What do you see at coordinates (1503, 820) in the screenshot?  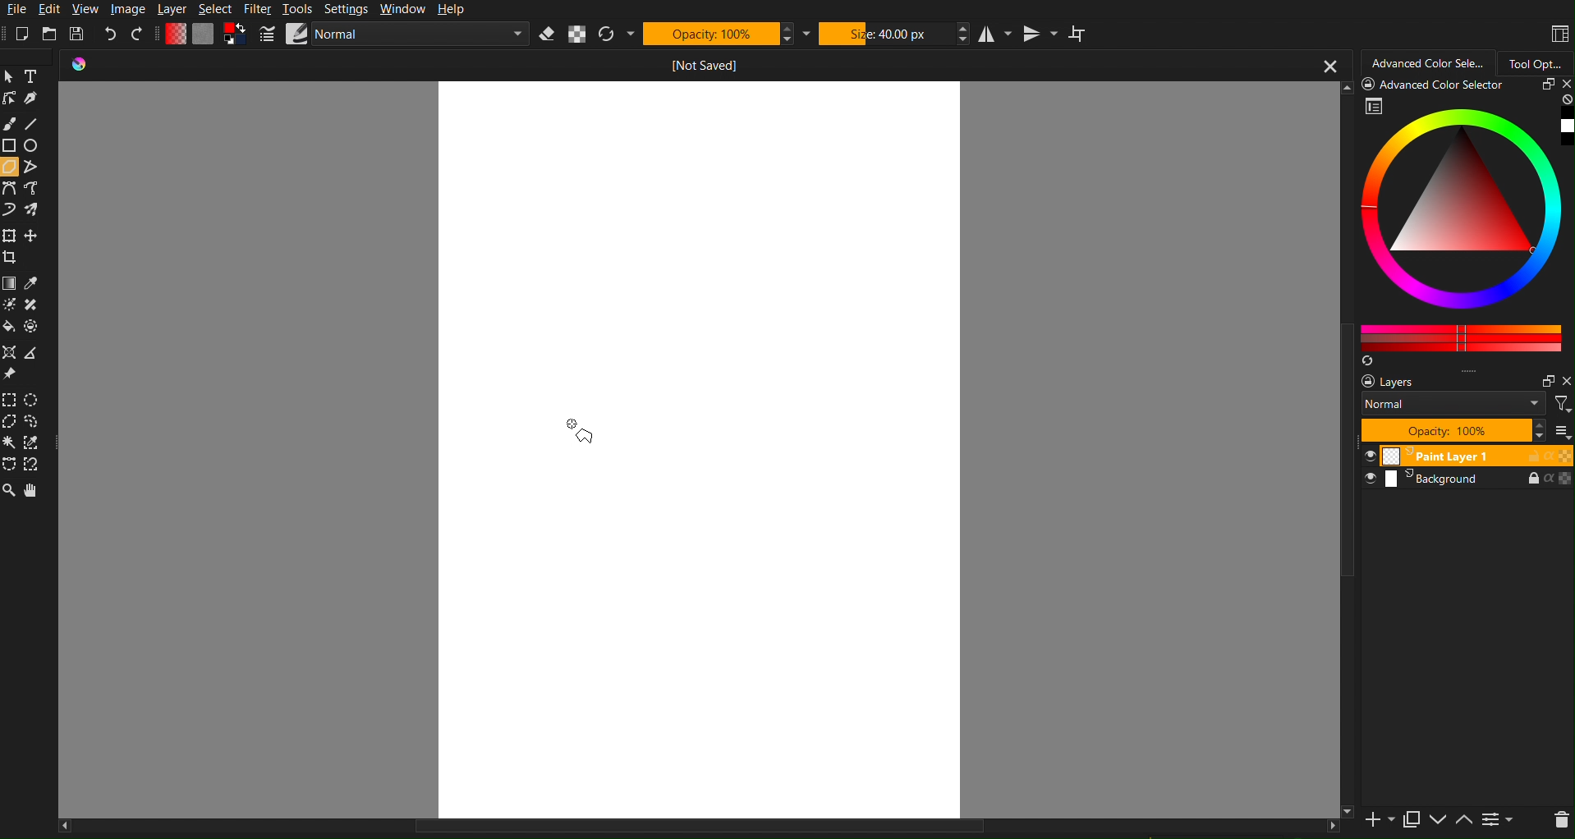 I see `view or change layer properties` at bounding box center [1503, 820].